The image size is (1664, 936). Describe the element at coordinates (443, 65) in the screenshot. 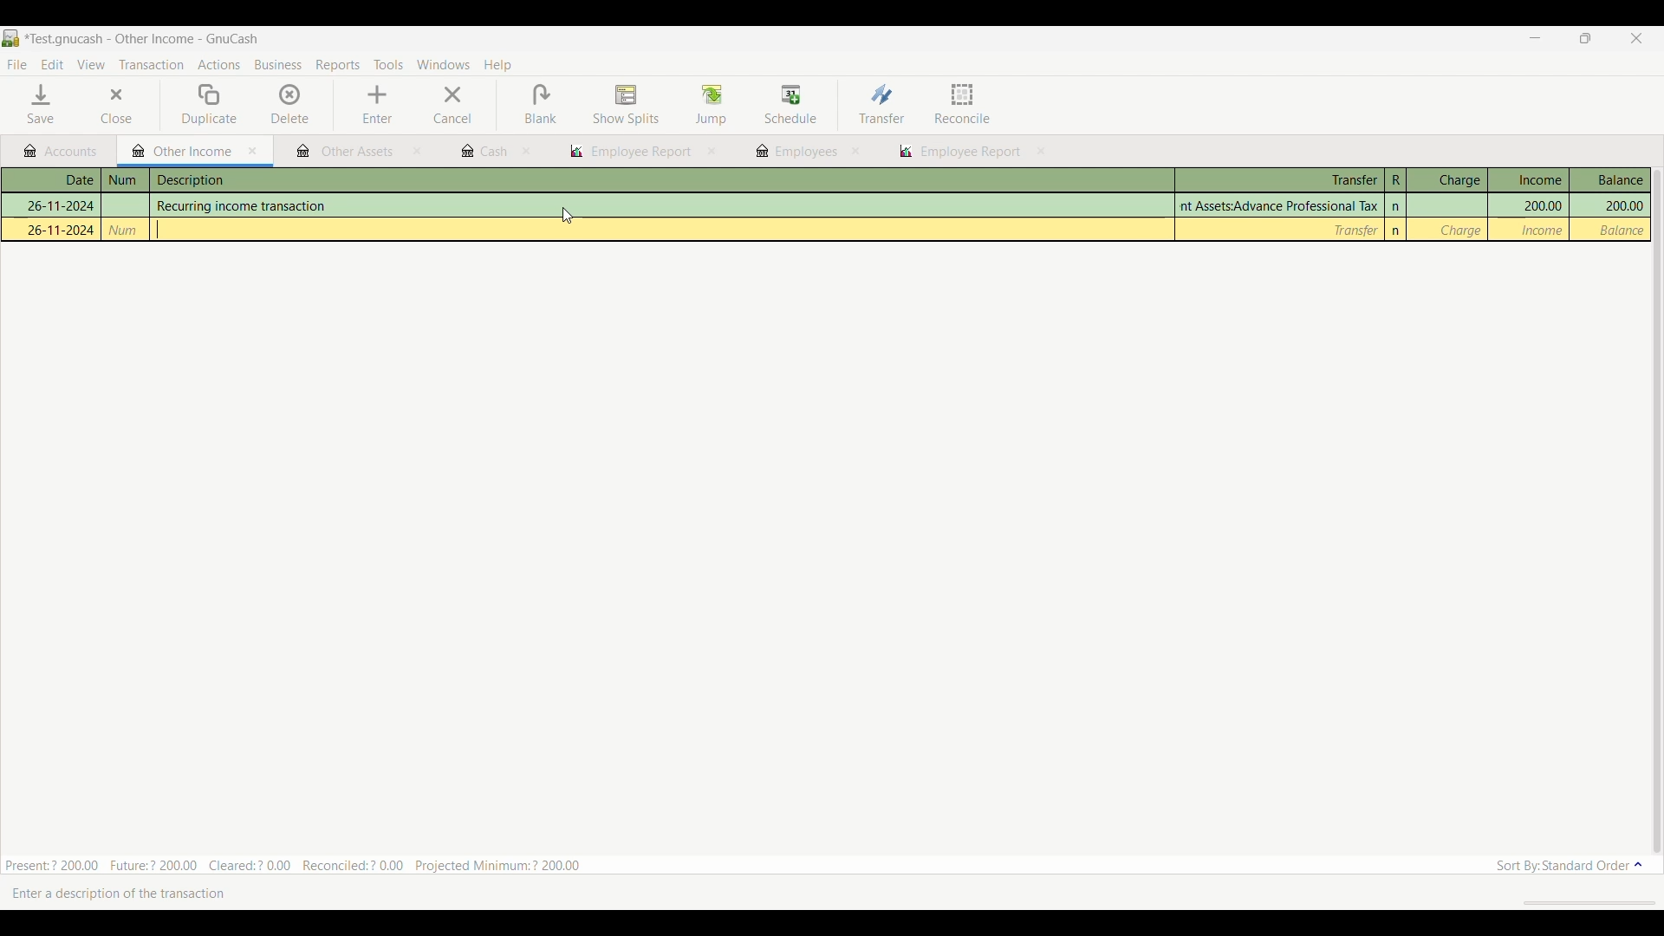

I see `Windows menu` at that location.